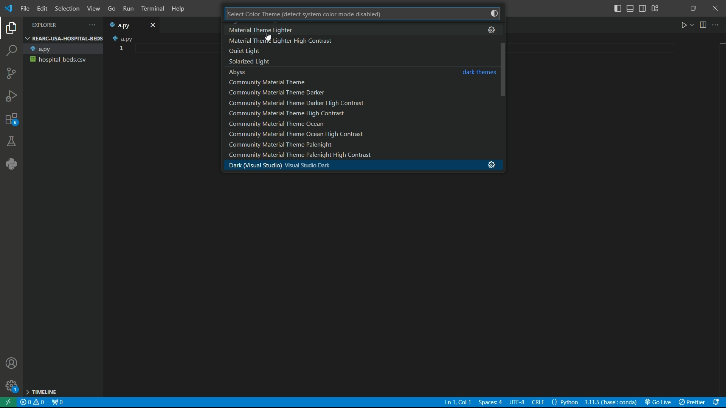  What do you see at coordinates (492, 29) in the screenshot?
I see `settings` at bounding box center [492, 29].